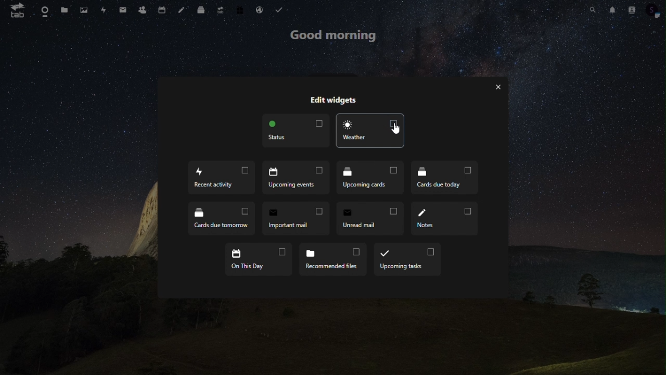  I want to click on mail hosting, so click(260, 11).